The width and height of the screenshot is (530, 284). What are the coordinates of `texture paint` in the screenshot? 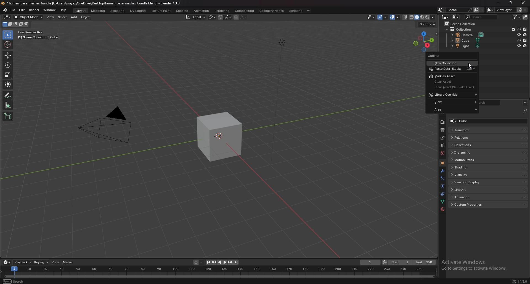 It's located at (161, 11).